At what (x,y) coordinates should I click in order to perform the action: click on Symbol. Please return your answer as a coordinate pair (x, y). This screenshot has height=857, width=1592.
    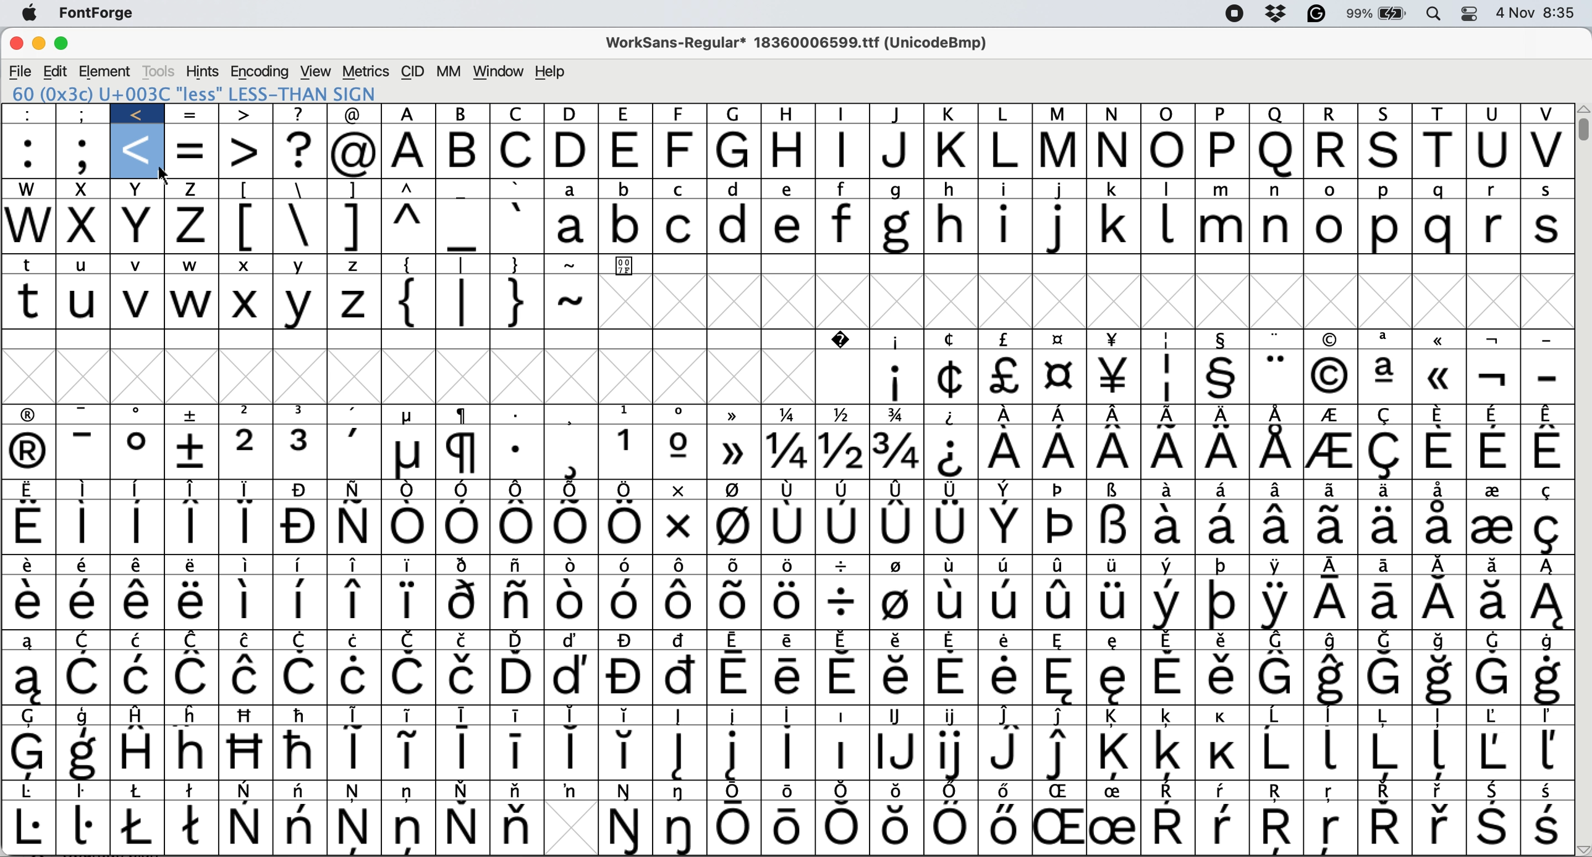
    Looking at the image, I should click on (1330, 716).